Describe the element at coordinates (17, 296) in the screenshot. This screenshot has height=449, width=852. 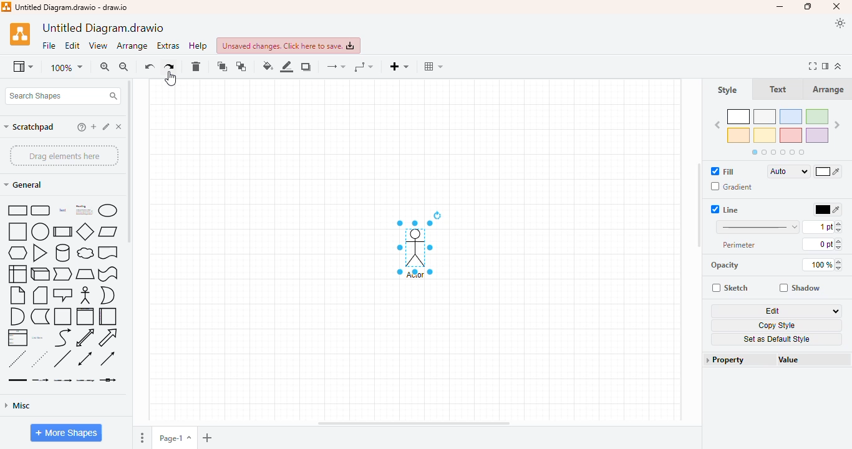
I see `note` at that location.